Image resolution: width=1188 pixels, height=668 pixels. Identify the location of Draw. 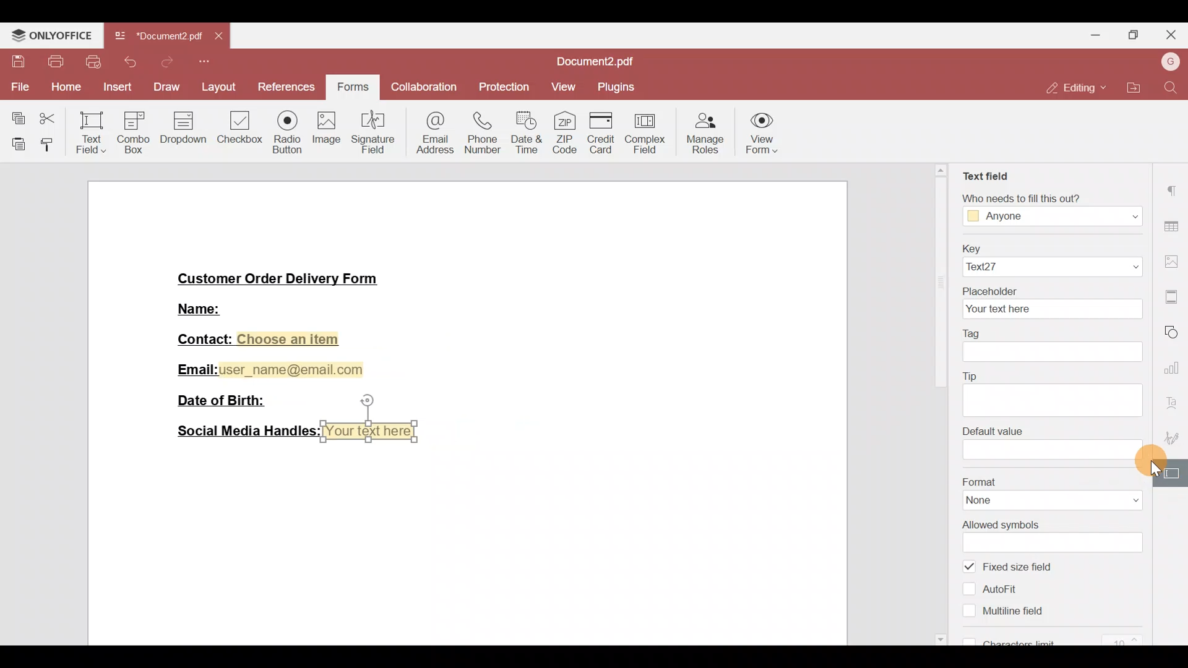
(166, 86).